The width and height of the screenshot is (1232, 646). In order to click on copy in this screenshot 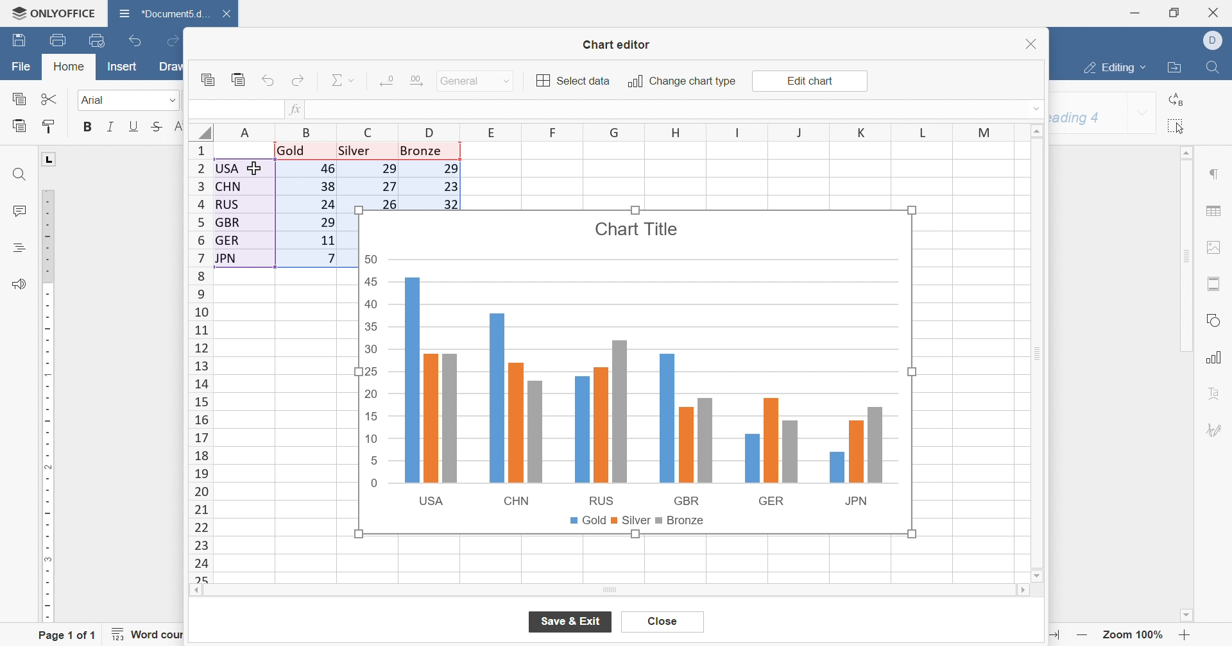, I will do `click(18, 98)`.